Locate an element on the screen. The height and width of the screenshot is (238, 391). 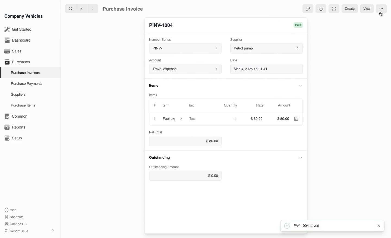
Supplier is located at coordinates (241, 39).